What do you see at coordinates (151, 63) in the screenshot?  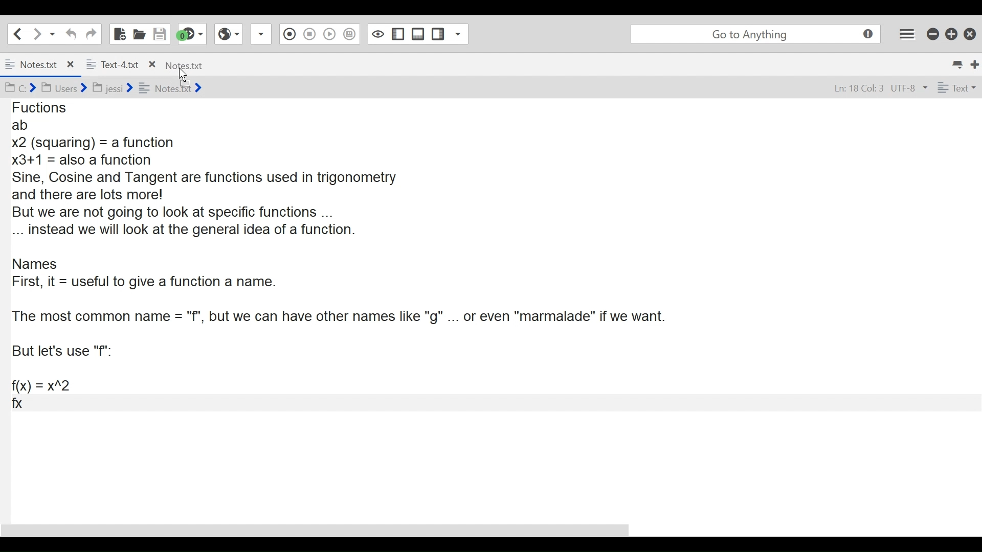 I see `close` at bounding box center [151, 63].